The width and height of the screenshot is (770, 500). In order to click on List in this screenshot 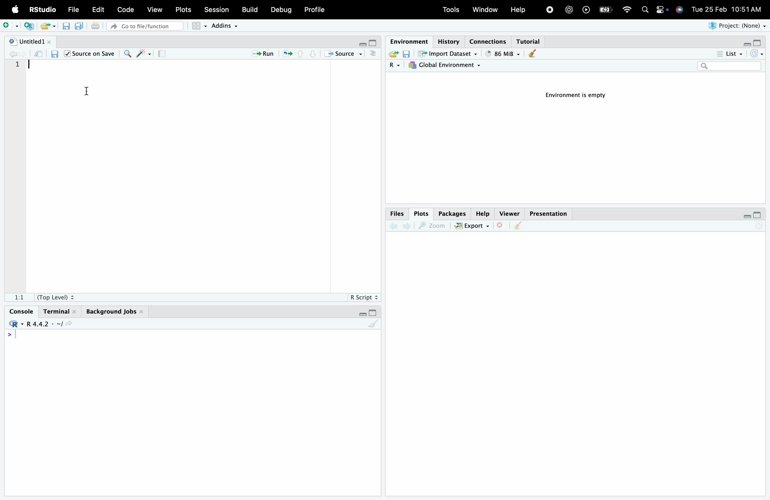, I will do `click(727, 53)`.